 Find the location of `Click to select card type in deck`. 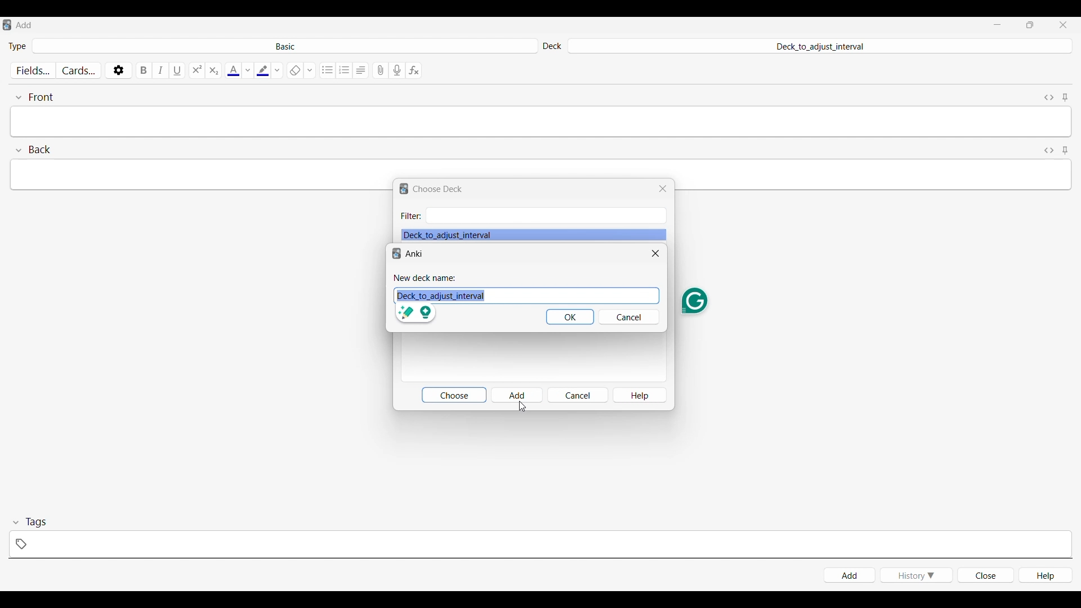

Click to select card type in deck is located at coordinates (285, 46).